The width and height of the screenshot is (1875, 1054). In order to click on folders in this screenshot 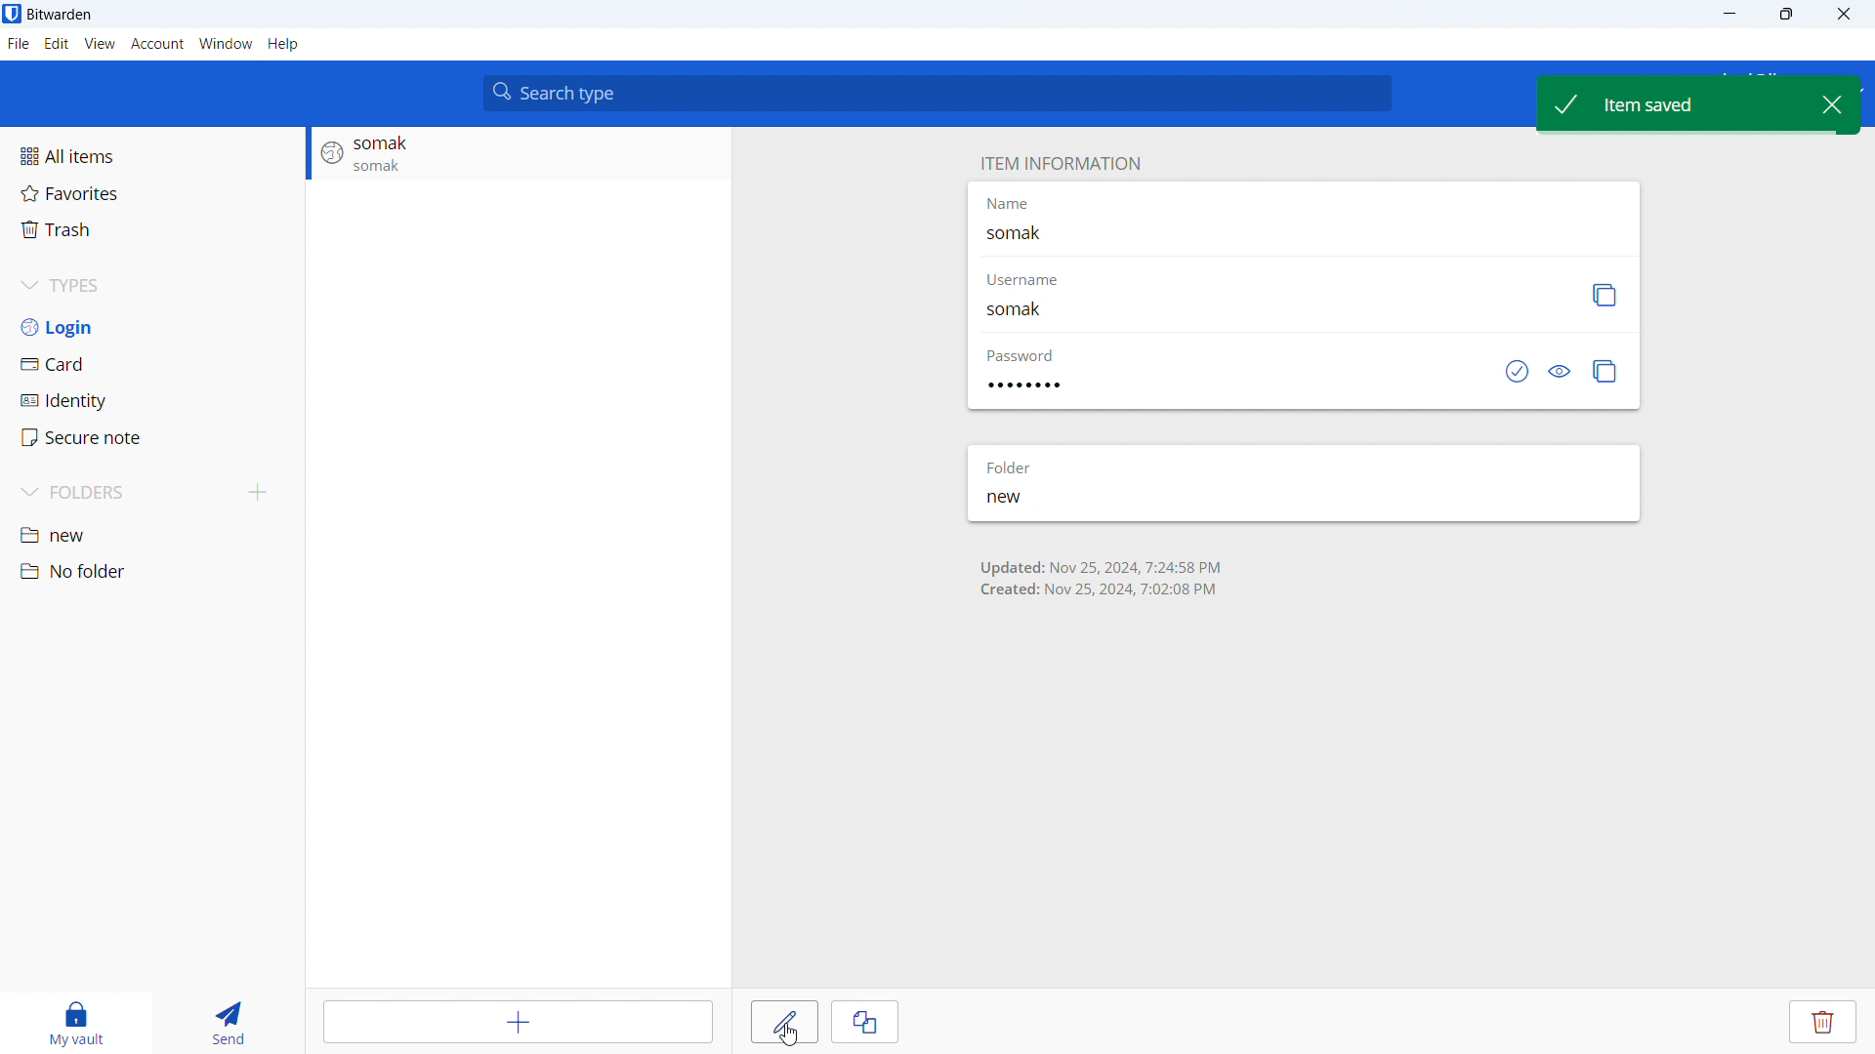, I will do `click(121, 493)`.